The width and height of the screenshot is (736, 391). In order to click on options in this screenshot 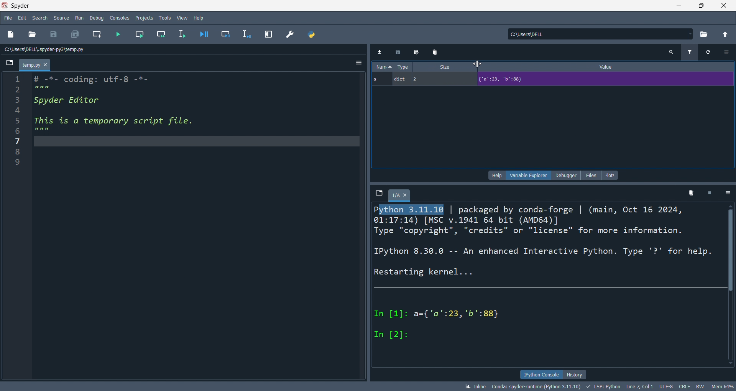, I will do `click(729, 52)`.